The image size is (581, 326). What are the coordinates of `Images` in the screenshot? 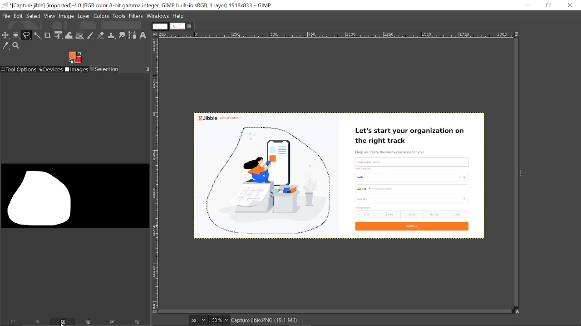 It's located at (77, 70).